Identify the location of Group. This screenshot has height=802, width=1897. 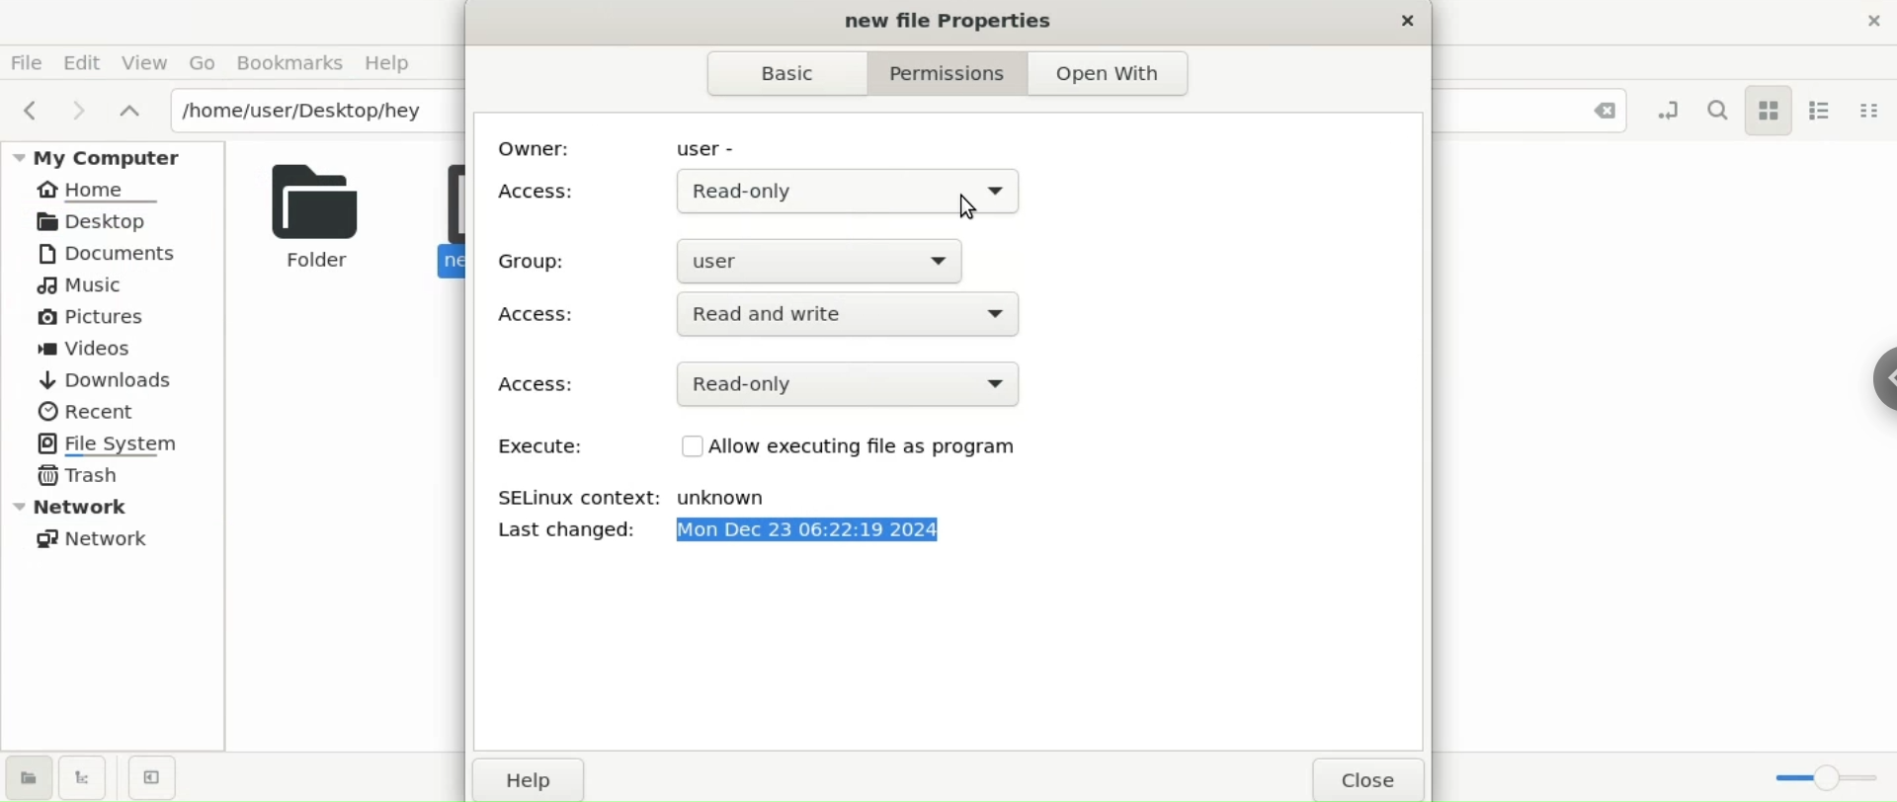
(538, 261).